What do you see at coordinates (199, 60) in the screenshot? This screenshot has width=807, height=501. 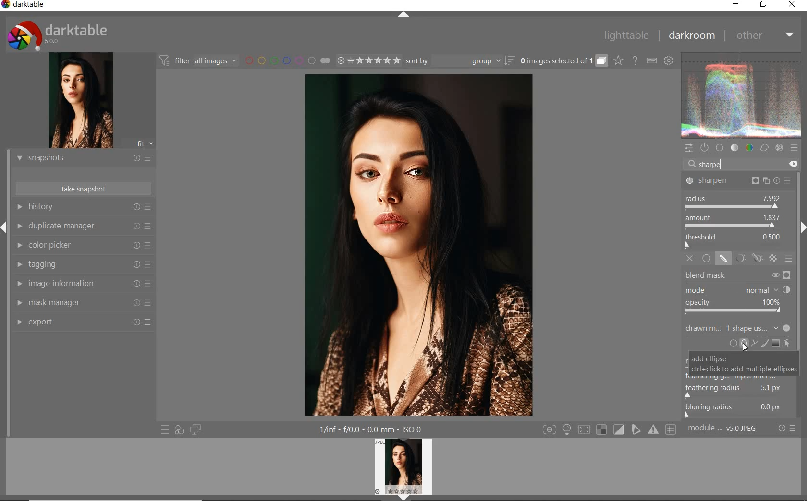 I see `filter images based on their modules` at bounding box center [199, 60].